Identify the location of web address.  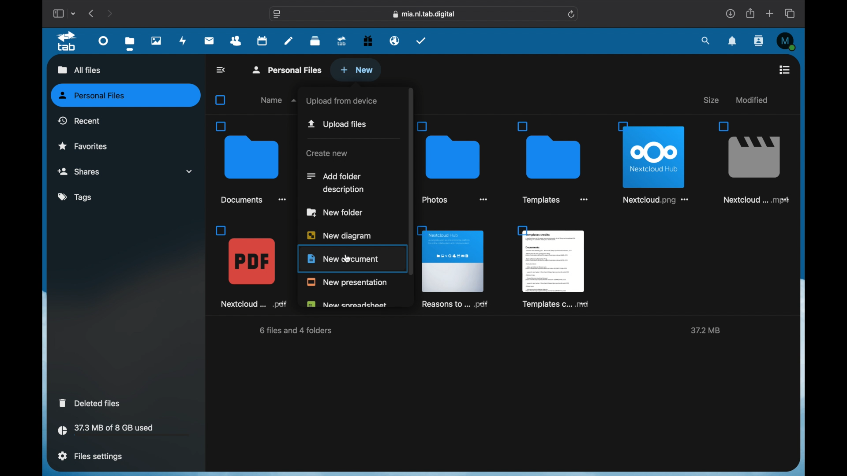
(424, 15).